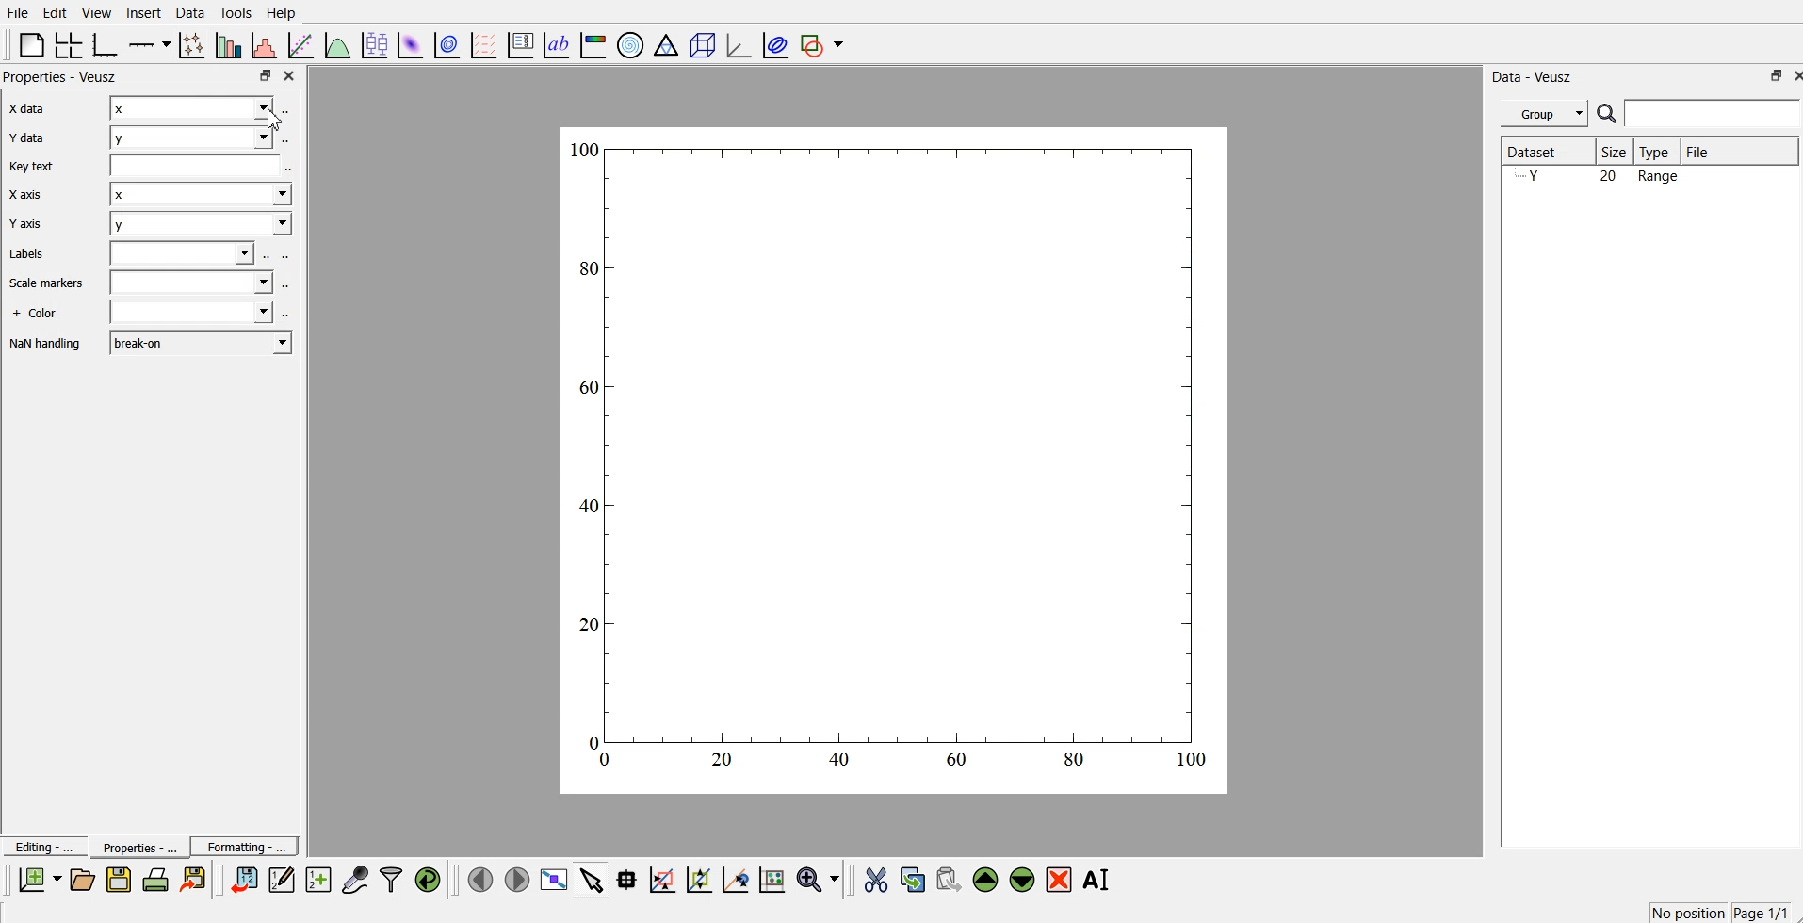 This screenshot has width=1803, height=923. What do you see at coordinates (48, 345) in the screenshot?
I see `| Nott handing` at bounding box center [48, 345].